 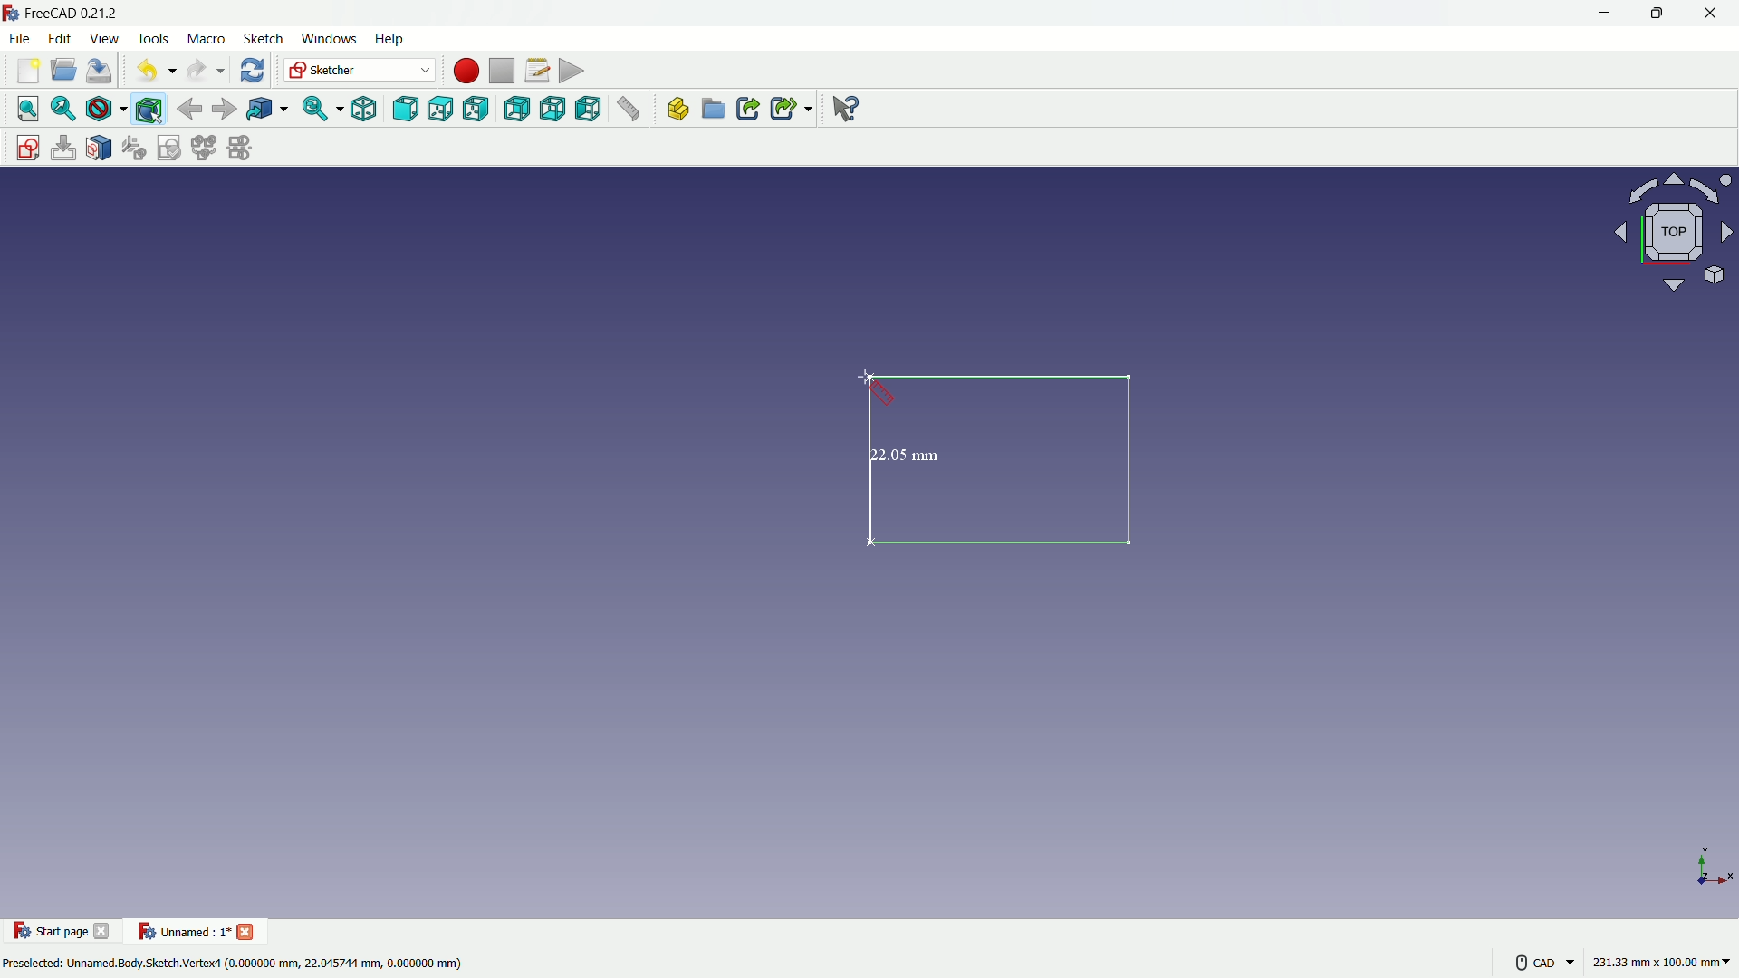 I want to click on macro settings, so click(x=532, y=72).